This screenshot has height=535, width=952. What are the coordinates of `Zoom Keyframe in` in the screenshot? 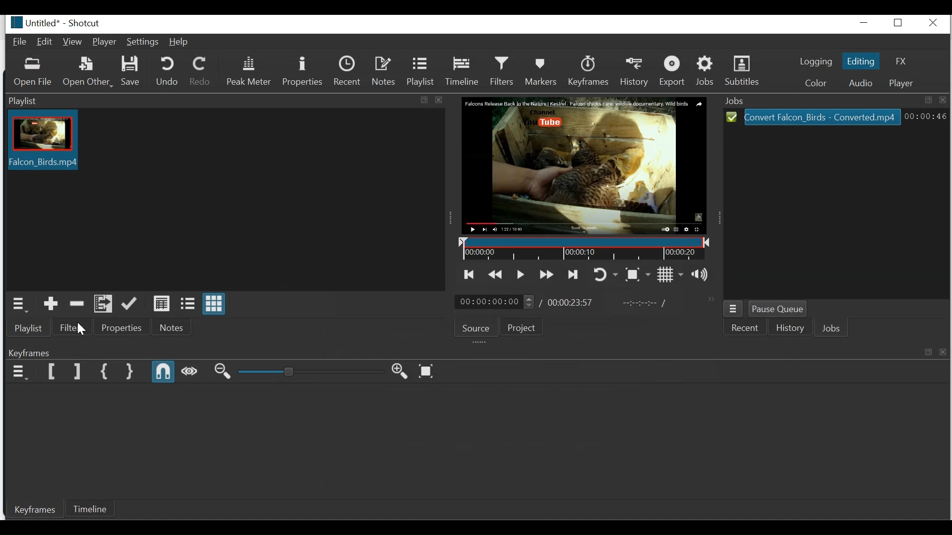 It's located at (402, 371).